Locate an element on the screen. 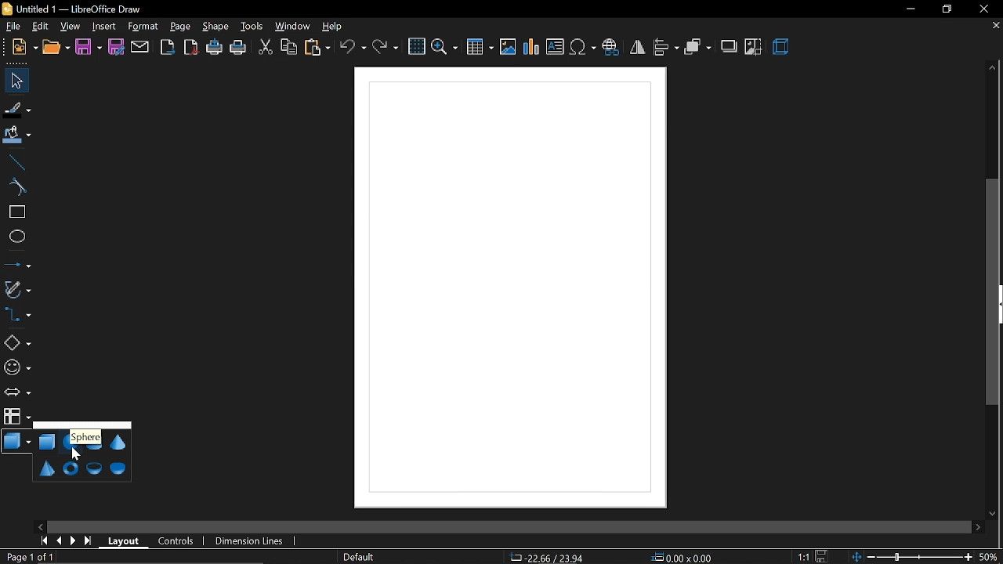 The height and width of the screenshot is (564, 1003). page style is located at coordinates (359, 557).